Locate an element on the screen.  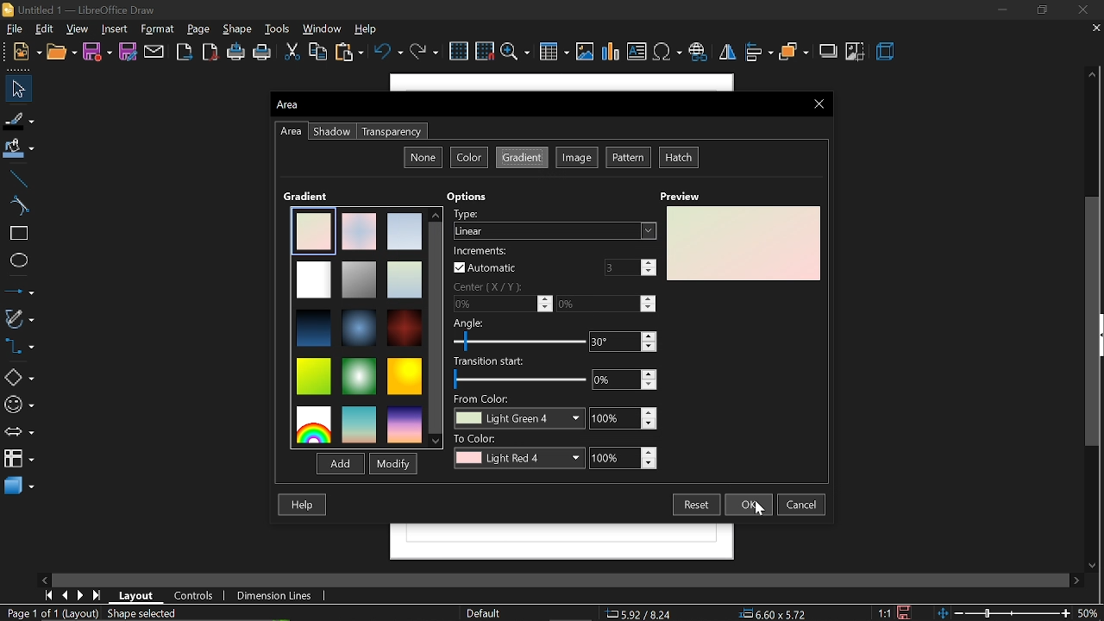
Gradients is located at coordinates (357, 326).